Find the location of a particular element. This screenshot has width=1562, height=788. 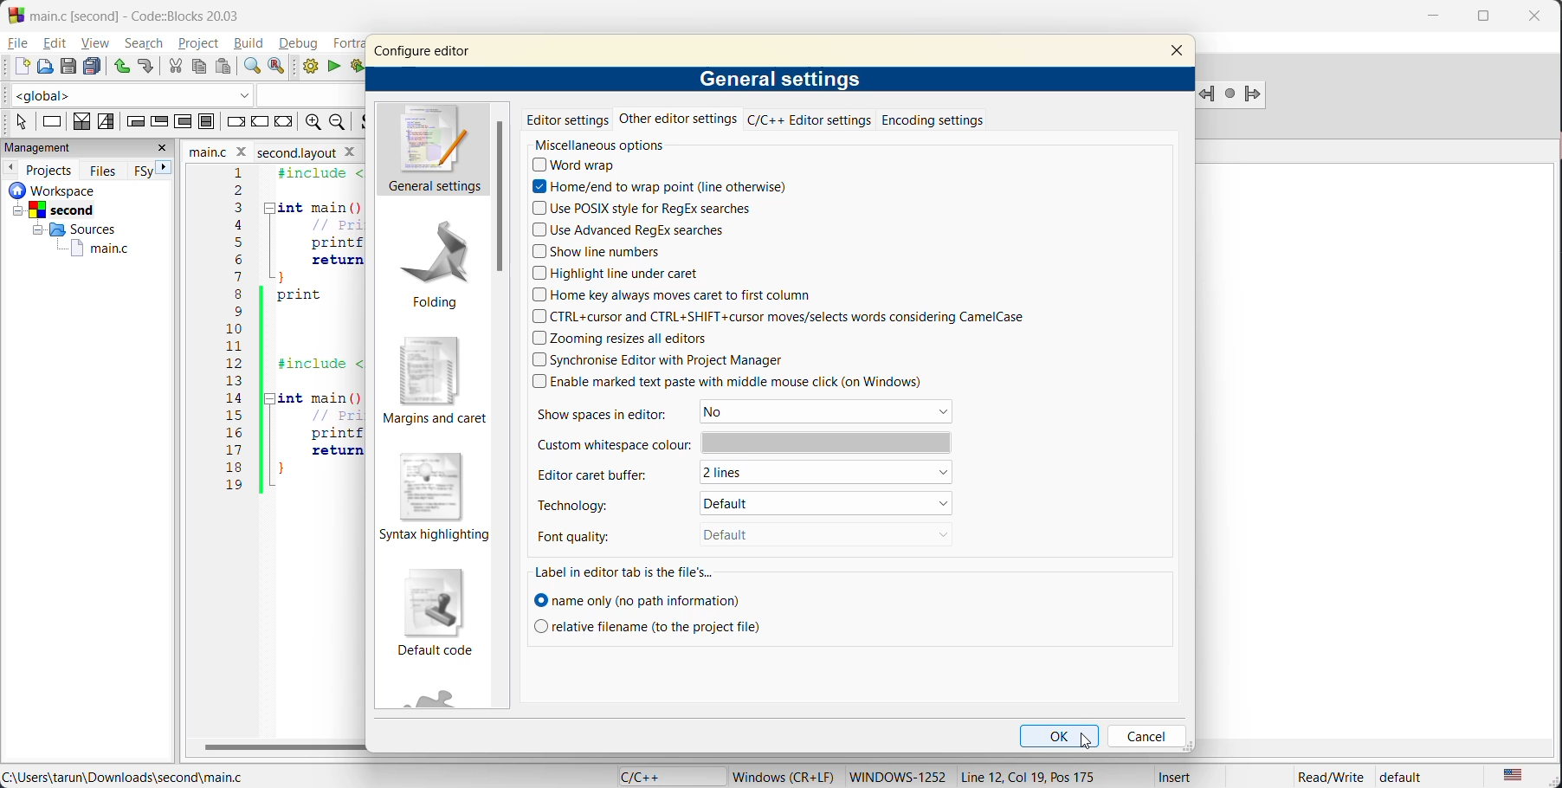

select is located at coordinates (21, 121).